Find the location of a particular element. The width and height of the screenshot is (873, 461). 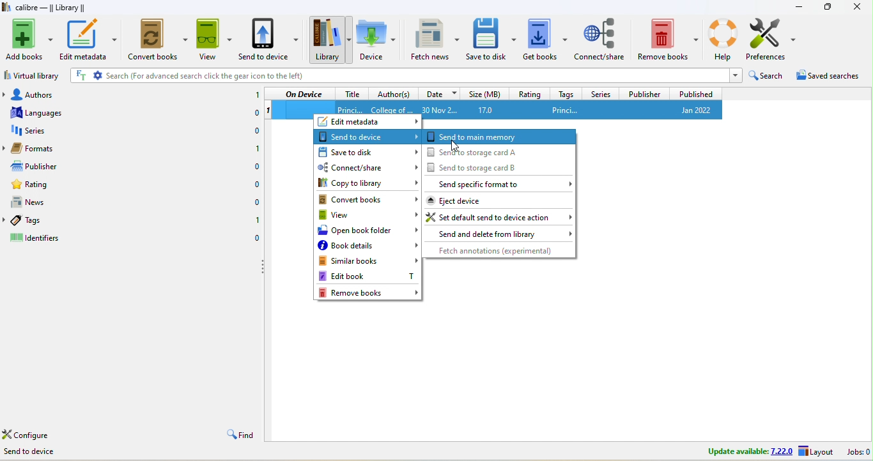

0 is located at coordinates (256, 167).